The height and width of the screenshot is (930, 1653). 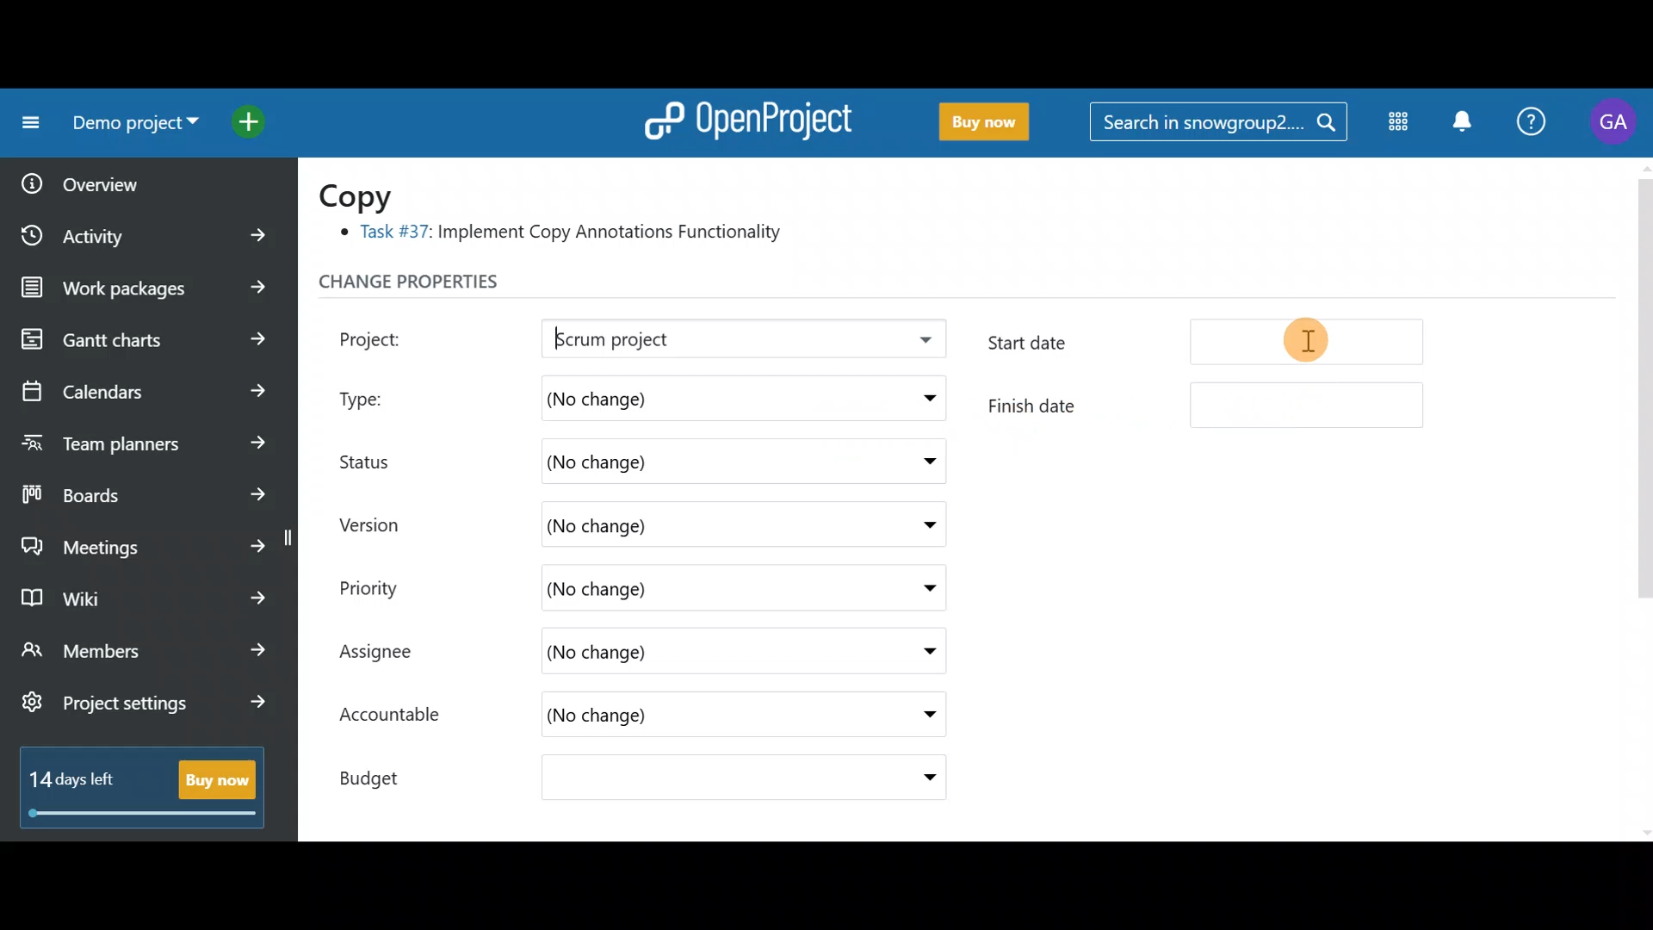 I want to click on (No change), so click(x=683, y=522).